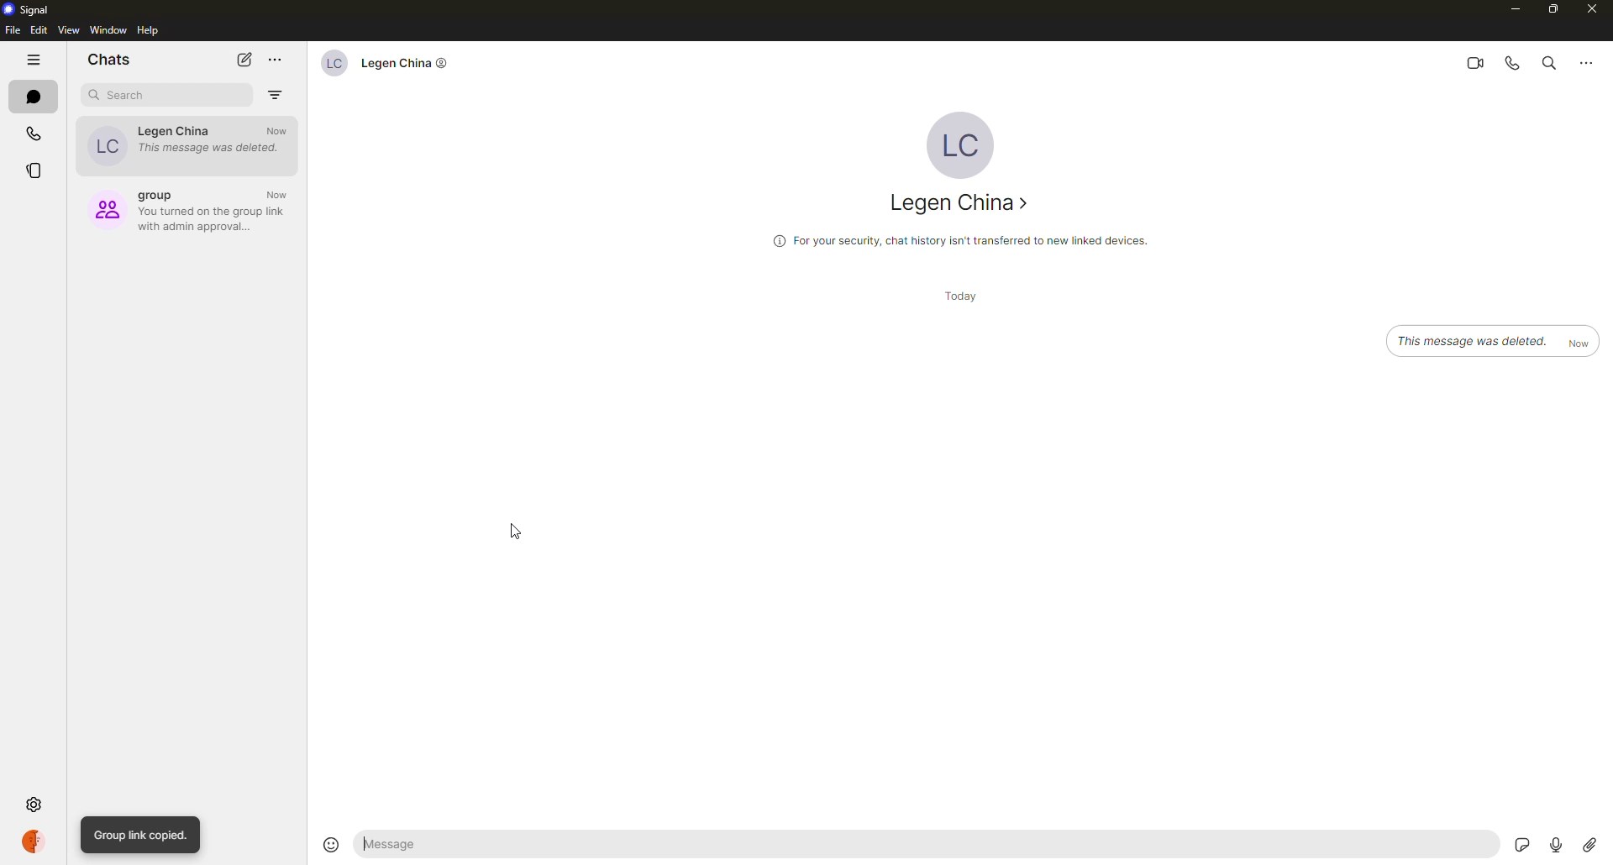 The image size is (1613, 865). Describe the element at coordinates (35, 61) in the screenshot. I see `hide tabs` at that location.